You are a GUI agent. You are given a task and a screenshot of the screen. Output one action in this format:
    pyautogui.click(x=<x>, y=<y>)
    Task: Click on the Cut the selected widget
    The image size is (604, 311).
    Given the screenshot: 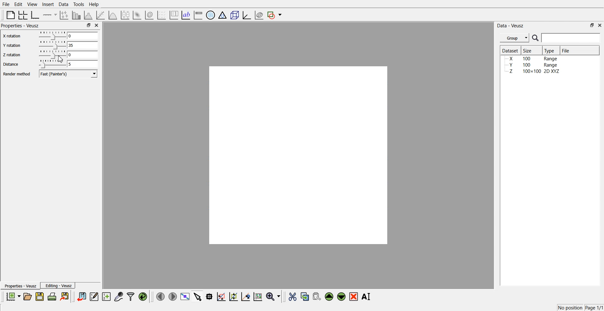 What is the action you would take?
    pyautogui.click(x=293, y=297)
    